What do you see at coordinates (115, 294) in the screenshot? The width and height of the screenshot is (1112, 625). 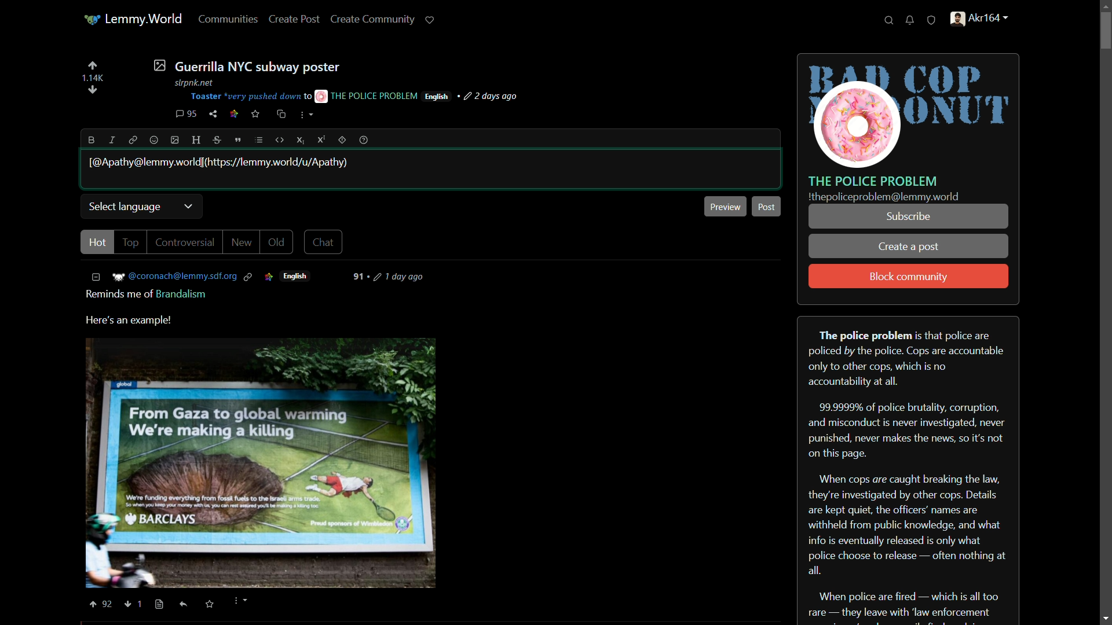 I see `Reminds me of` at bounding box center [115, 294].